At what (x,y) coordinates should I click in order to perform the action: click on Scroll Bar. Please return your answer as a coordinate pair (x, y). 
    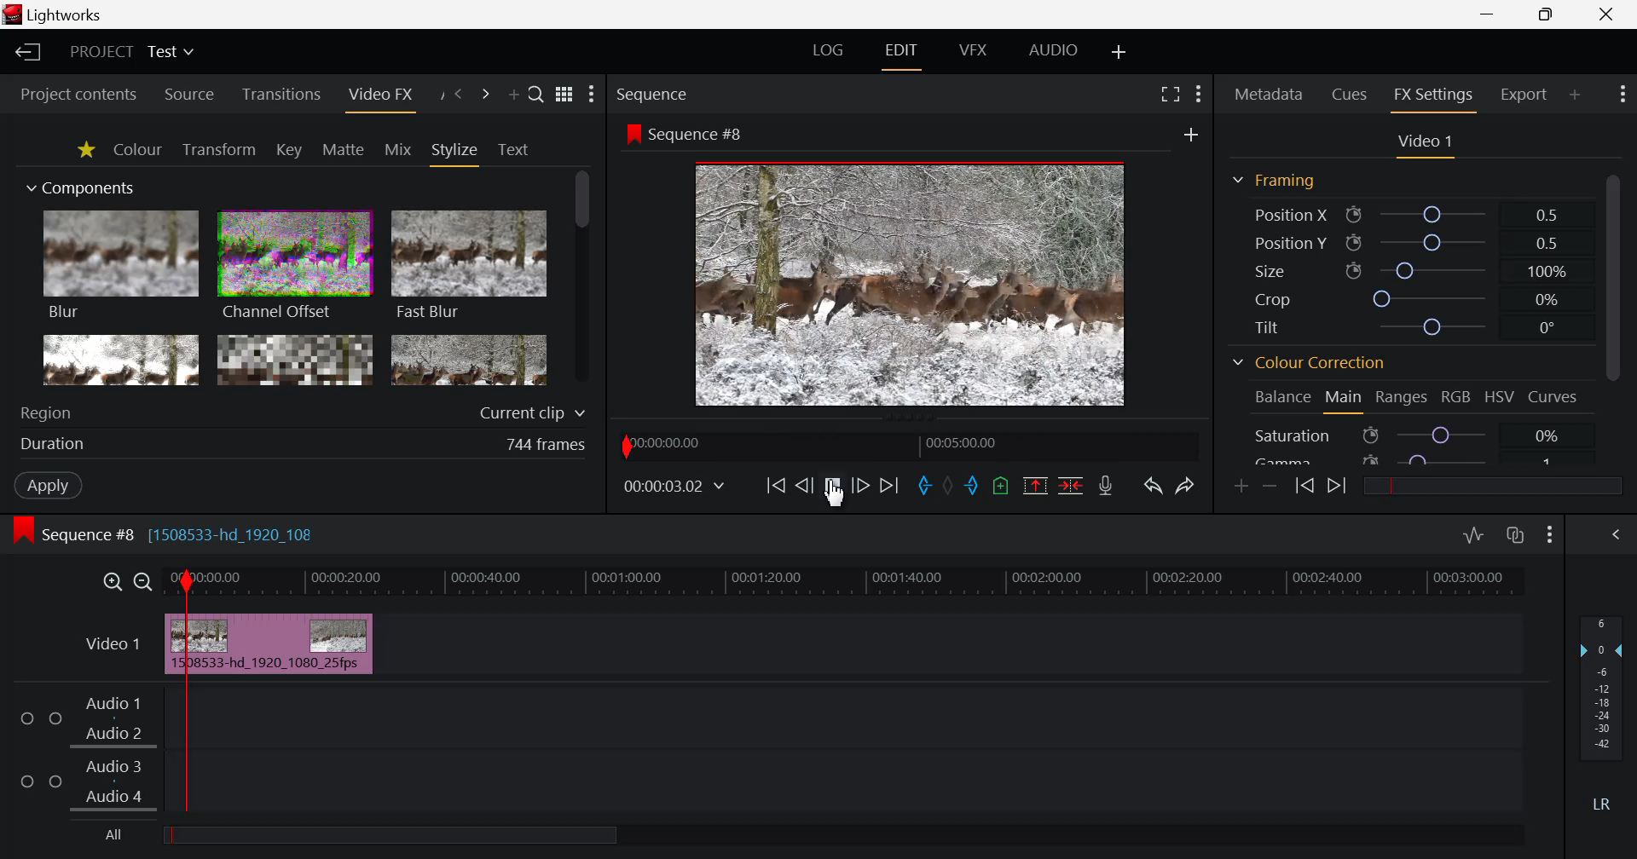
    Looking at the image, I should click on (582, 280).